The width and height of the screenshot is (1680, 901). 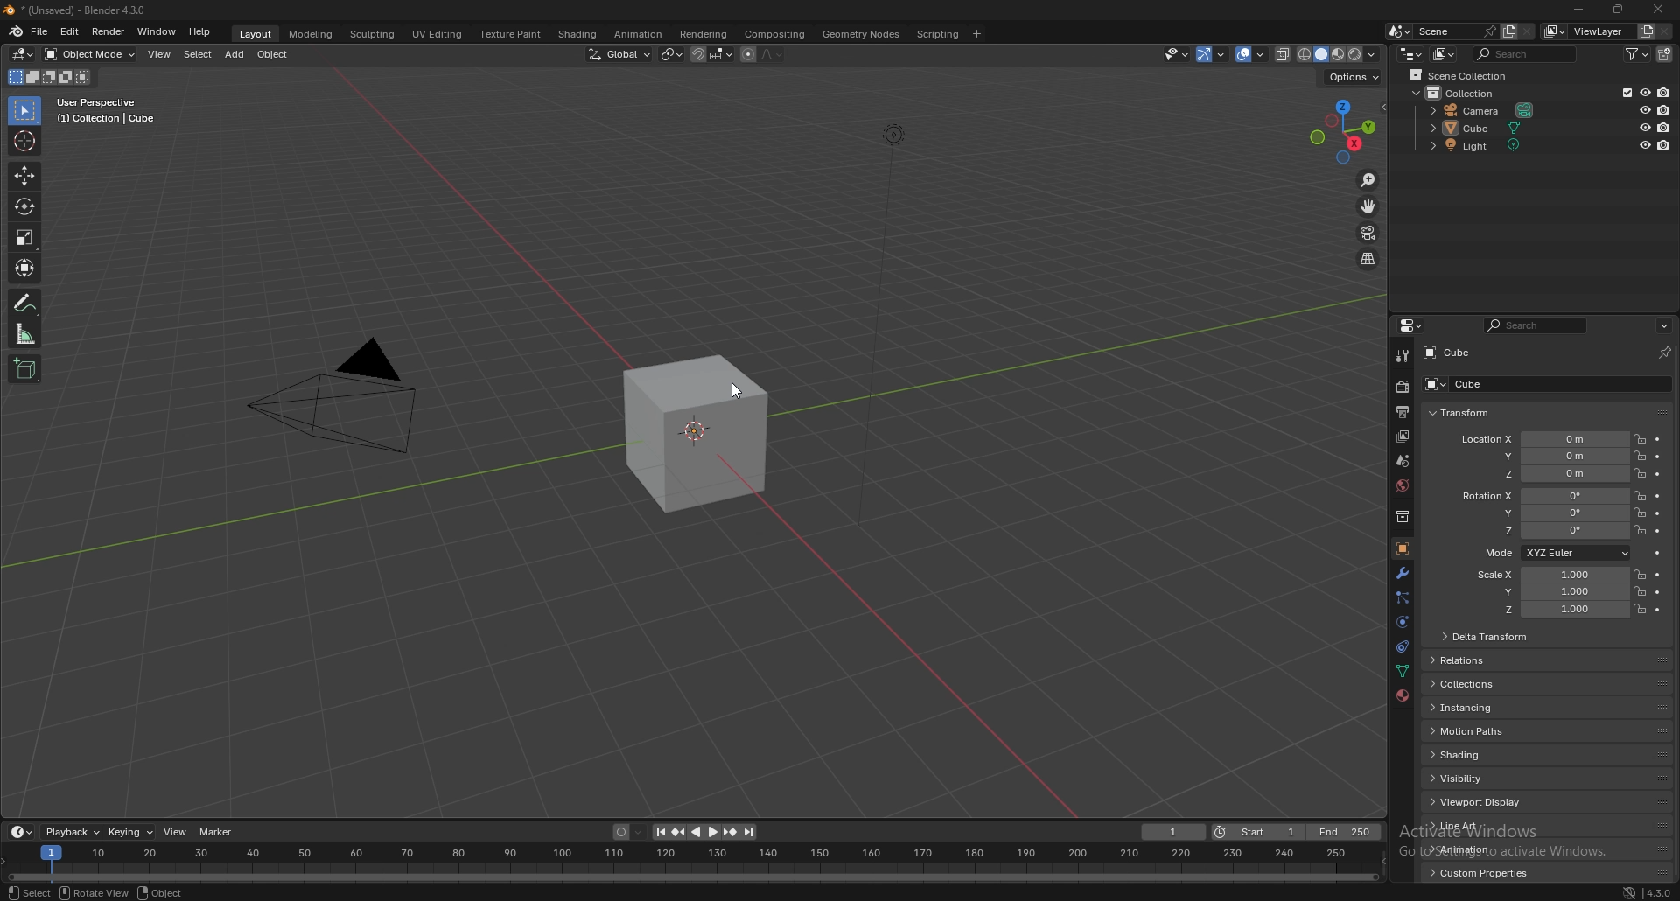 I want to click on scene, so click(x=1405, y=459).